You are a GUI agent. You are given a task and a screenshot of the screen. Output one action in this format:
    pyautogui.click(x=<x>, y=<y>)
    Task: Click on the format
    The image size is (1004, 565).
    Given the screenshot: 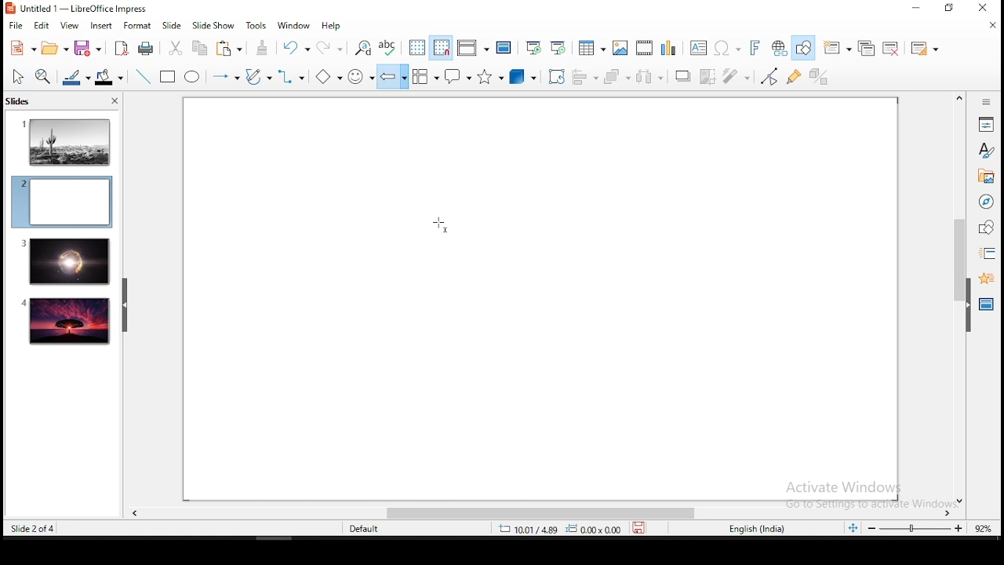 What is the action you would take?
    pyautogui.click(x=136, y=25)
    